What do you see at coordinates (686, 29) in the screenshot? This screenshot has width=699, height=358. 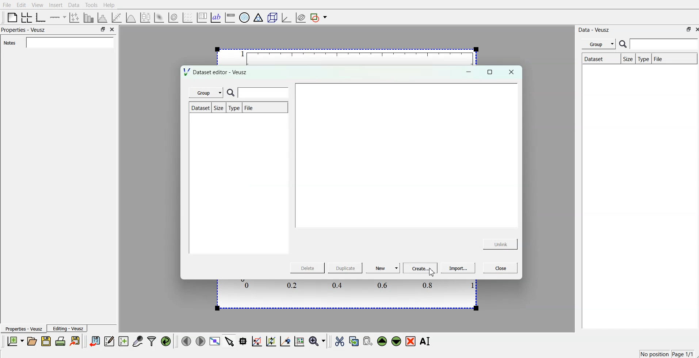 I see `minimise` at bounding box center [686, 29].